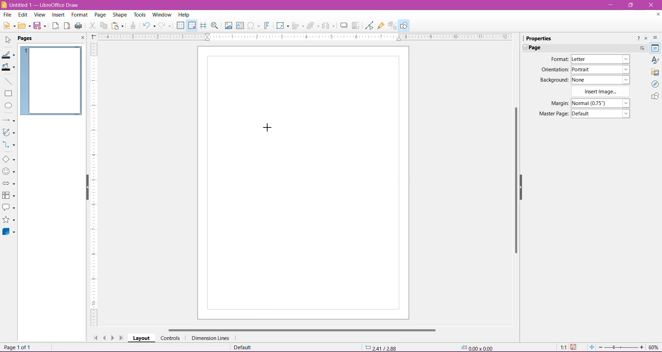 The image size is (662, 352). What do you see at coordinates (94, 336) in the screenshot?
I see `Scroll to first page` at bounding box center [94, 336].